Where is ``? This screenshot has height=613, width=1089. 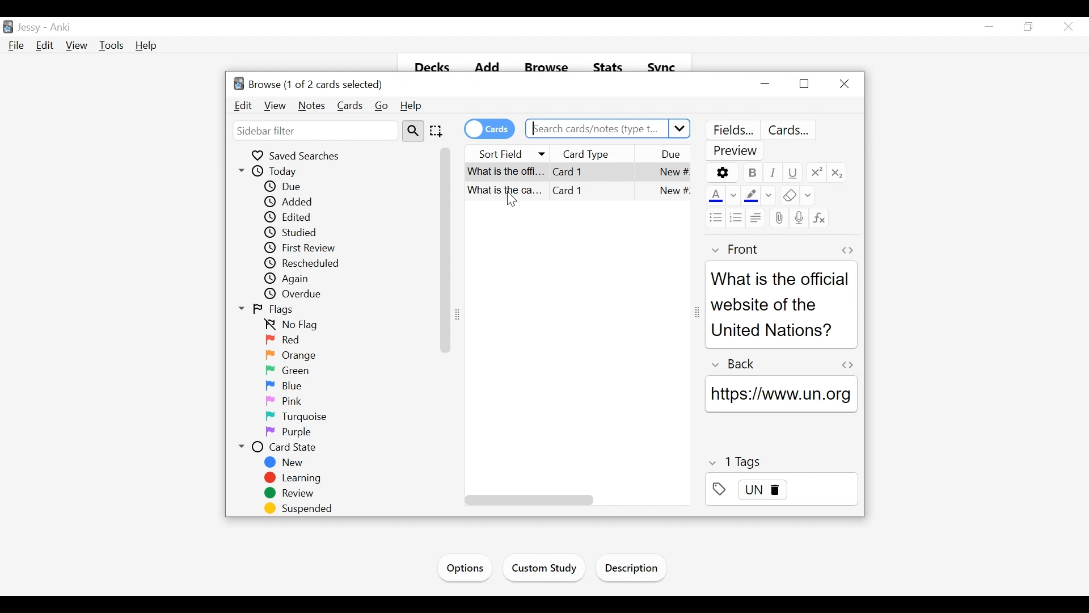  is located at coordinates (438, 131).